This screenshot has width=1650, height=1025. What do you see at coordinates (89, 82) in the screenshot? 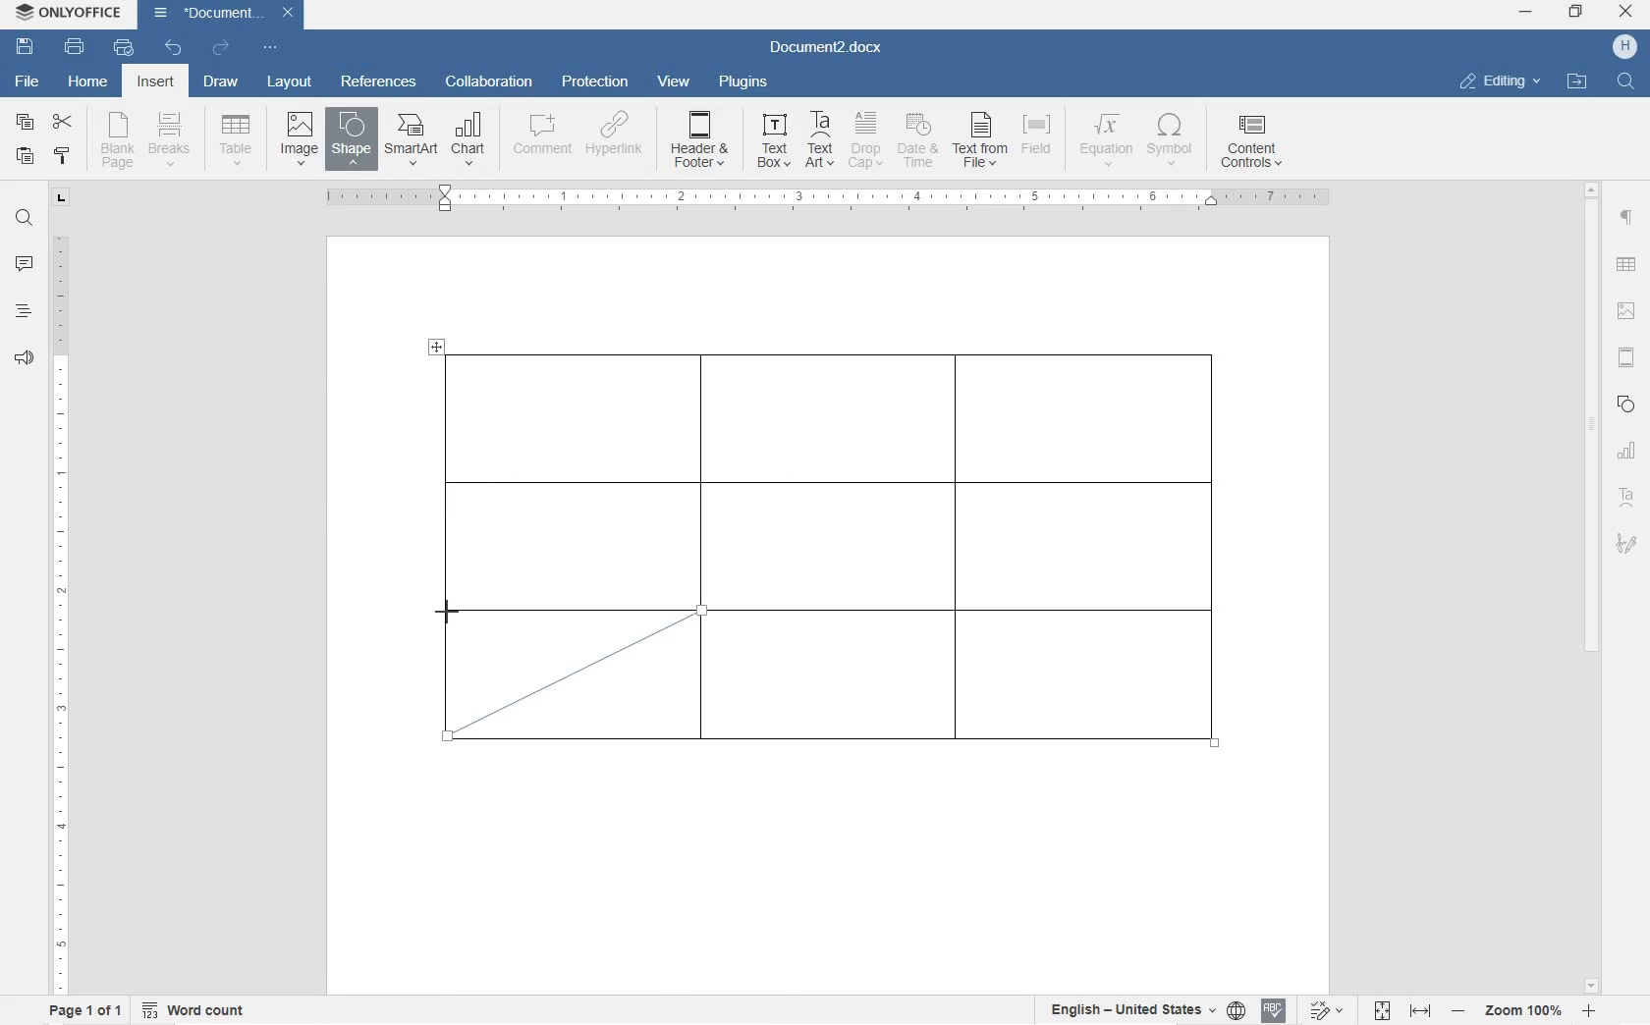
I see `home` at bounding box center [89, 82].